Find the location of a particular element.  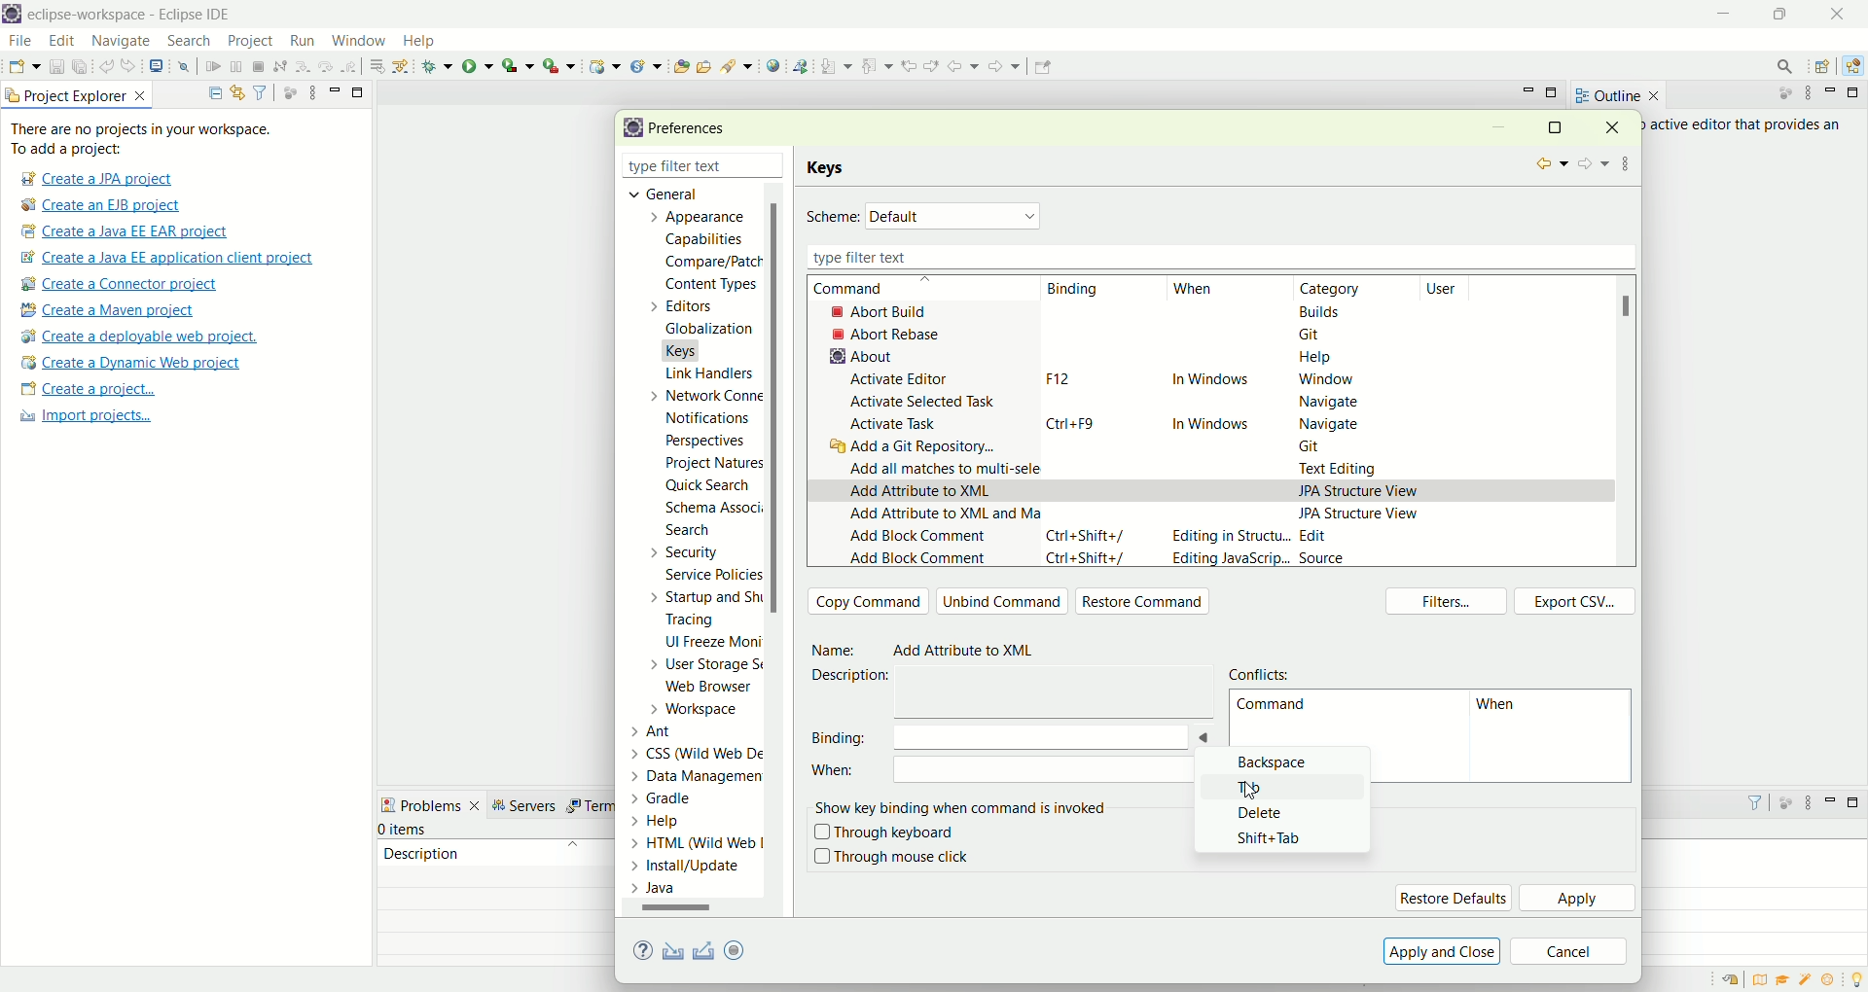

preferences is located at coordinates (694, 129).